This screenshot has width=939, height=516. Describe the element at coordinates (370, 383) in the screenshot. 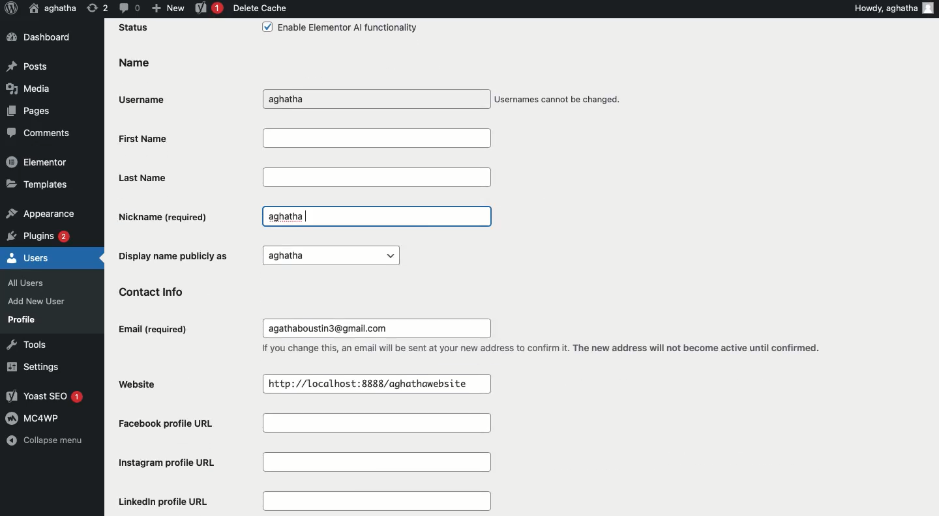

I see `http://localhost:8888/aghathawebsite` at that location.